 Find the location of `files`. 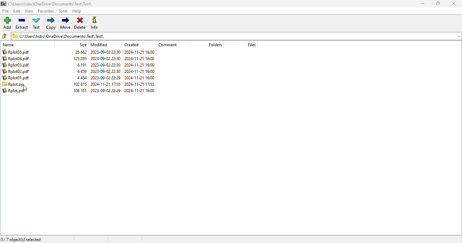

files is located at coordinates (252, 45).